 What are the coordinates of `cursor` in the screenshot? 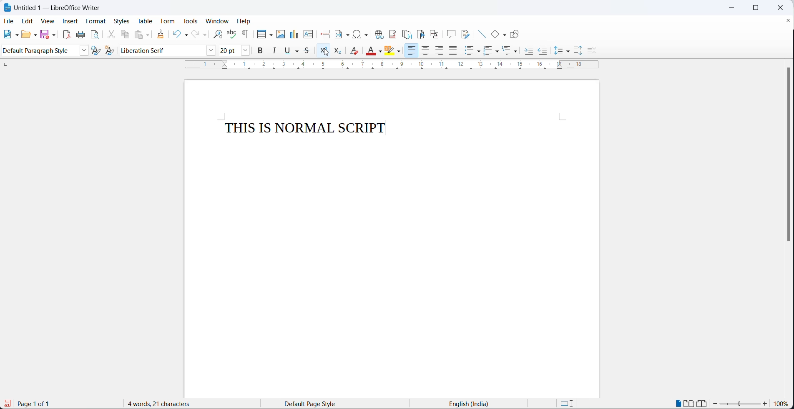 It's located at (326, 52).